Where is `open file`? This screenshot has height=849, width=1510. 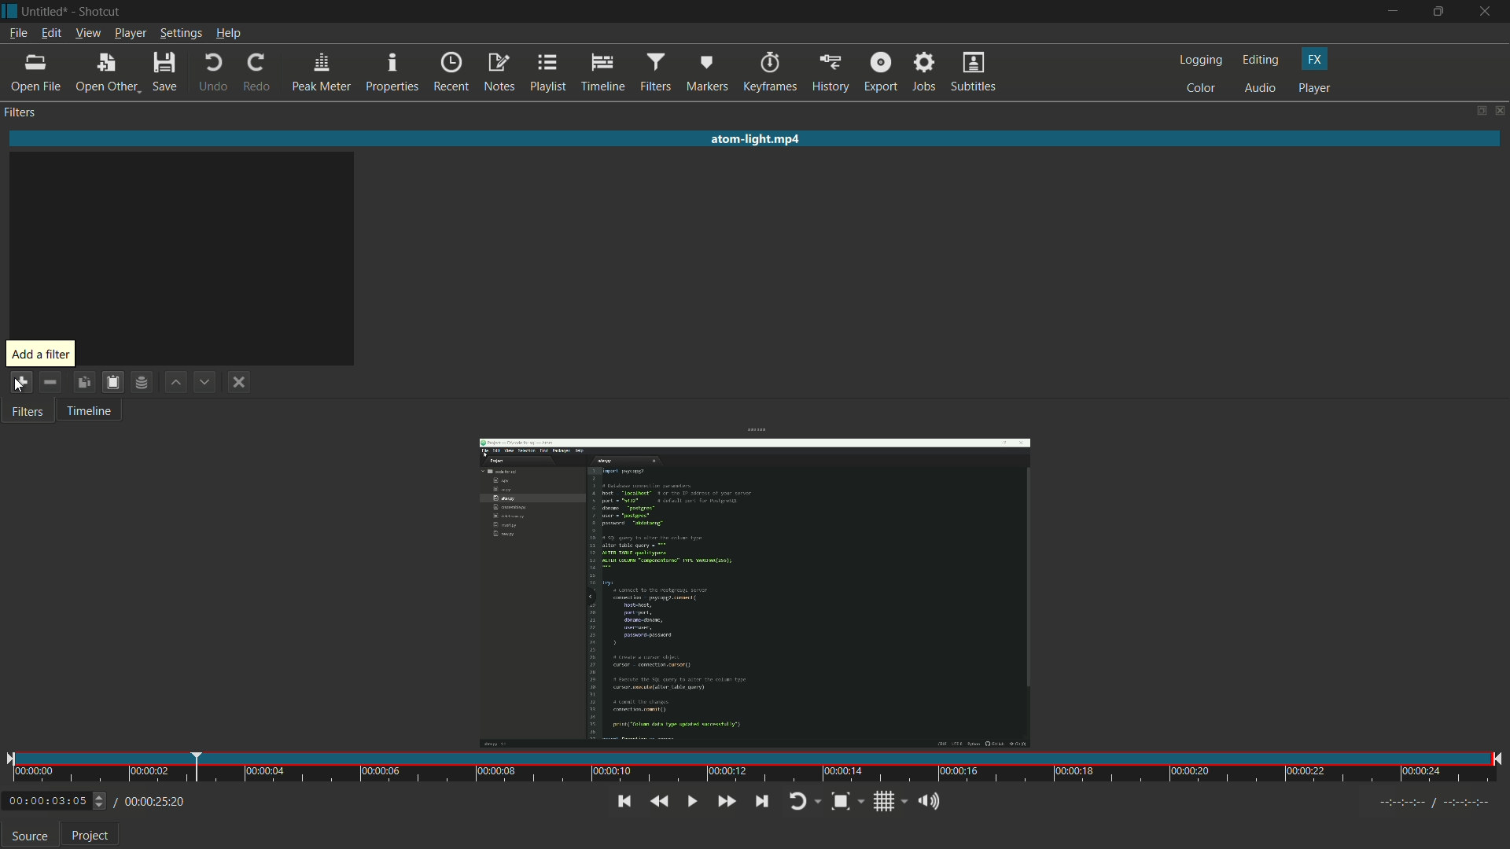
open file is located at coordinates (39, 73).